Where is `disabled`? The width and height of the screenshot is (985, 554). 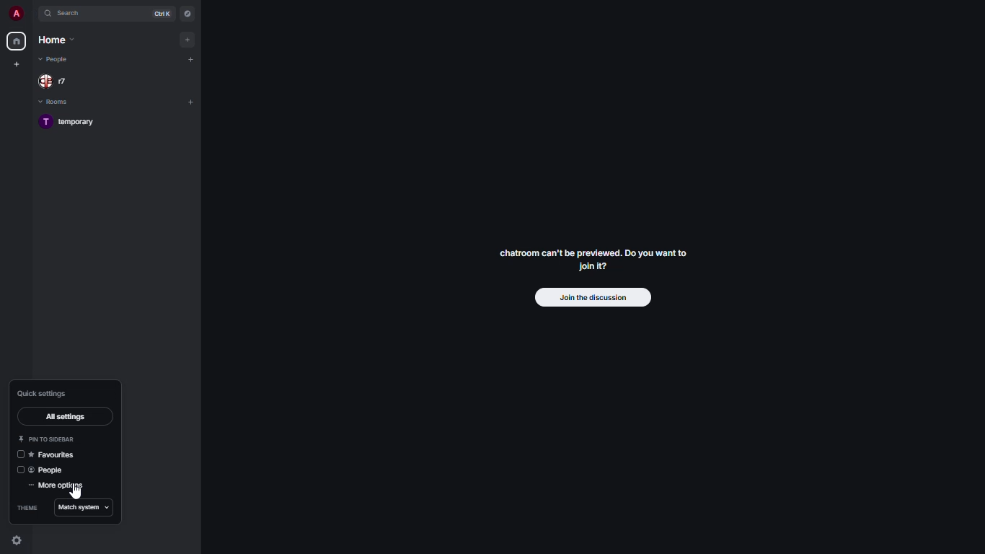
disabled is located at coordinates (19, 467).